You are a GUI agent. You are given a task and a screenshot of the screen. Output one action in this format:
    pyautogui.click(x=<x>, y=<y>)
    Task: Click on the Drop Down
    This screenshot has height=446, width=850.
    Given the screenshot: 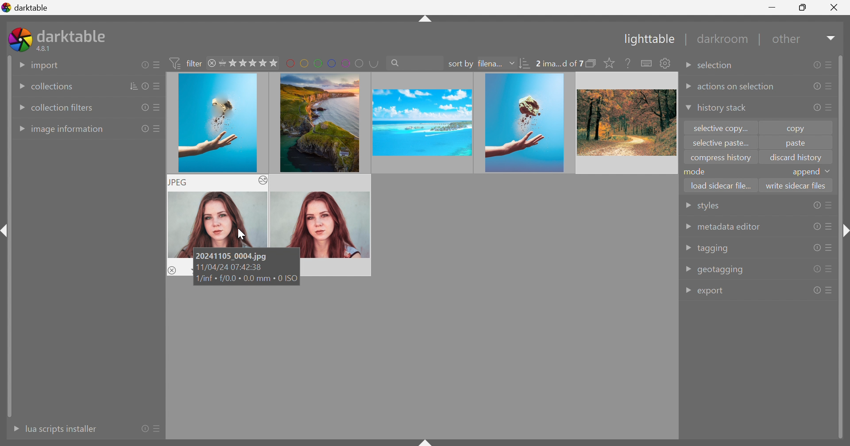 What is the action you would take?
    pyautogui.click(x=18, y=87)
    